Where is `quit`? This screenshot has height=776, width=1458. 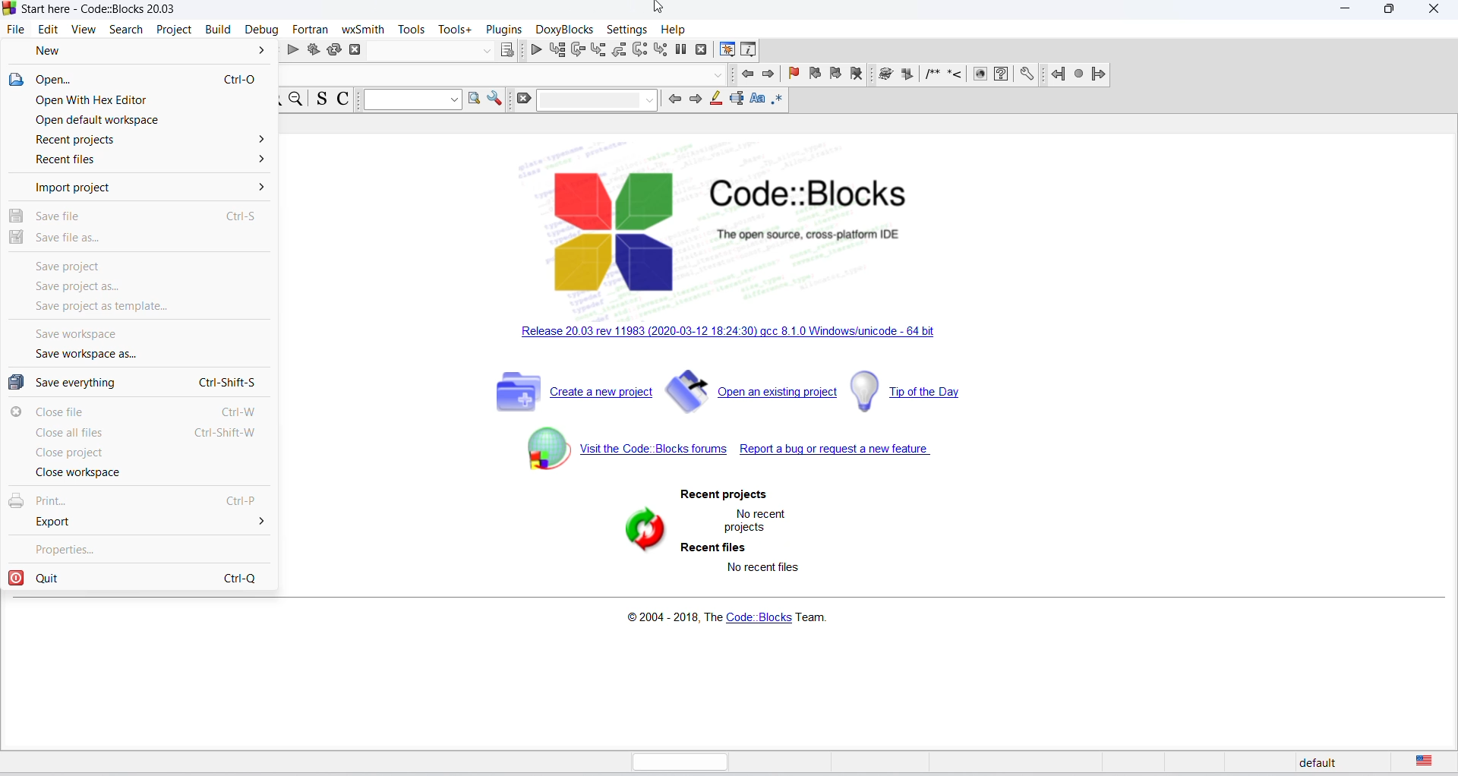
quit is located at coordinates (148, 578).